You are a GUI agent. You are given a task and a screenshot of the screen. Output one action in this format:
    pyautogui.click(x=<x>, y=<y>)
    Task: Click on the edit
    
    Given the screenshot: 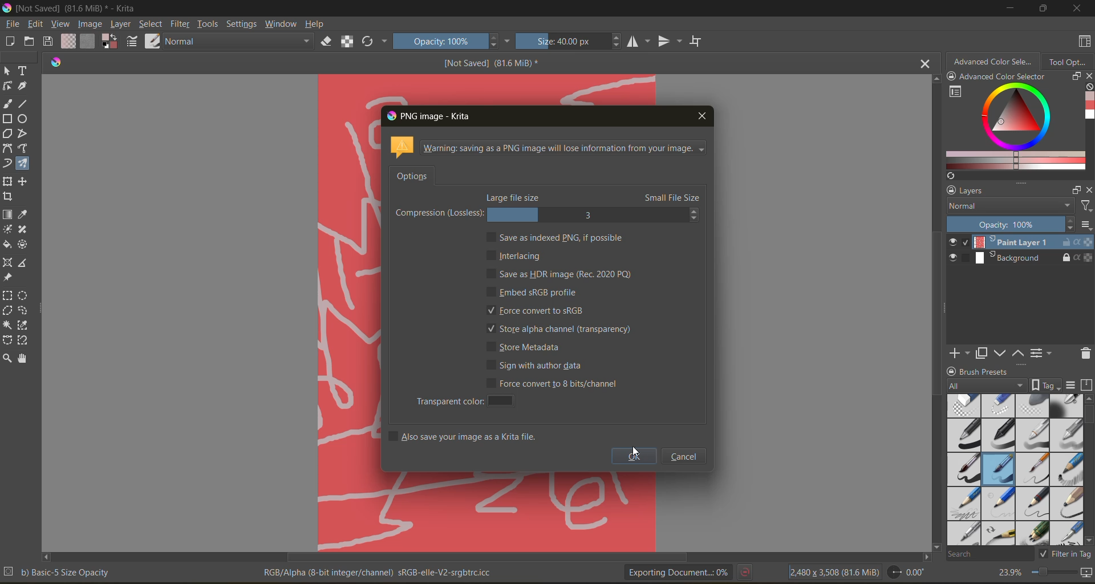 What is the action you would take?
    pyautogui.click(x=36, y=26)
    